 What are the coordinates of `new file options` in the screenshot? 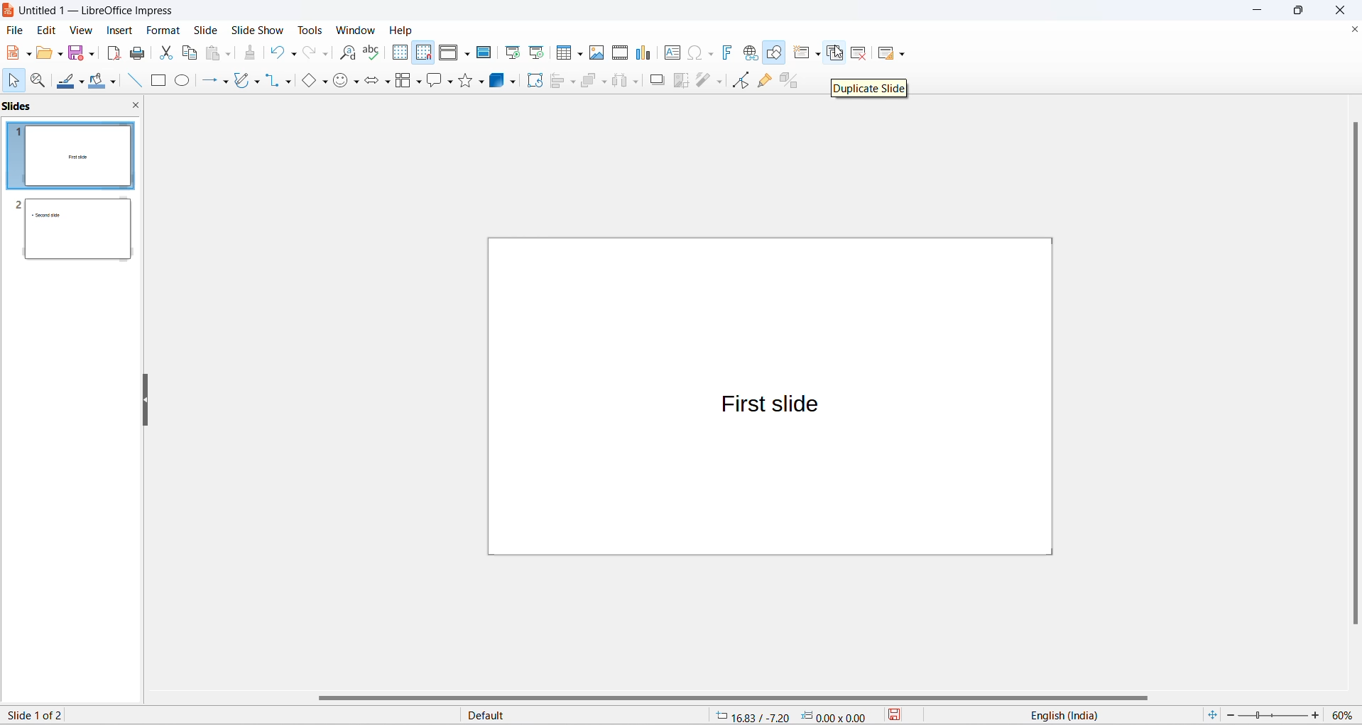 It's located at (28, 55).